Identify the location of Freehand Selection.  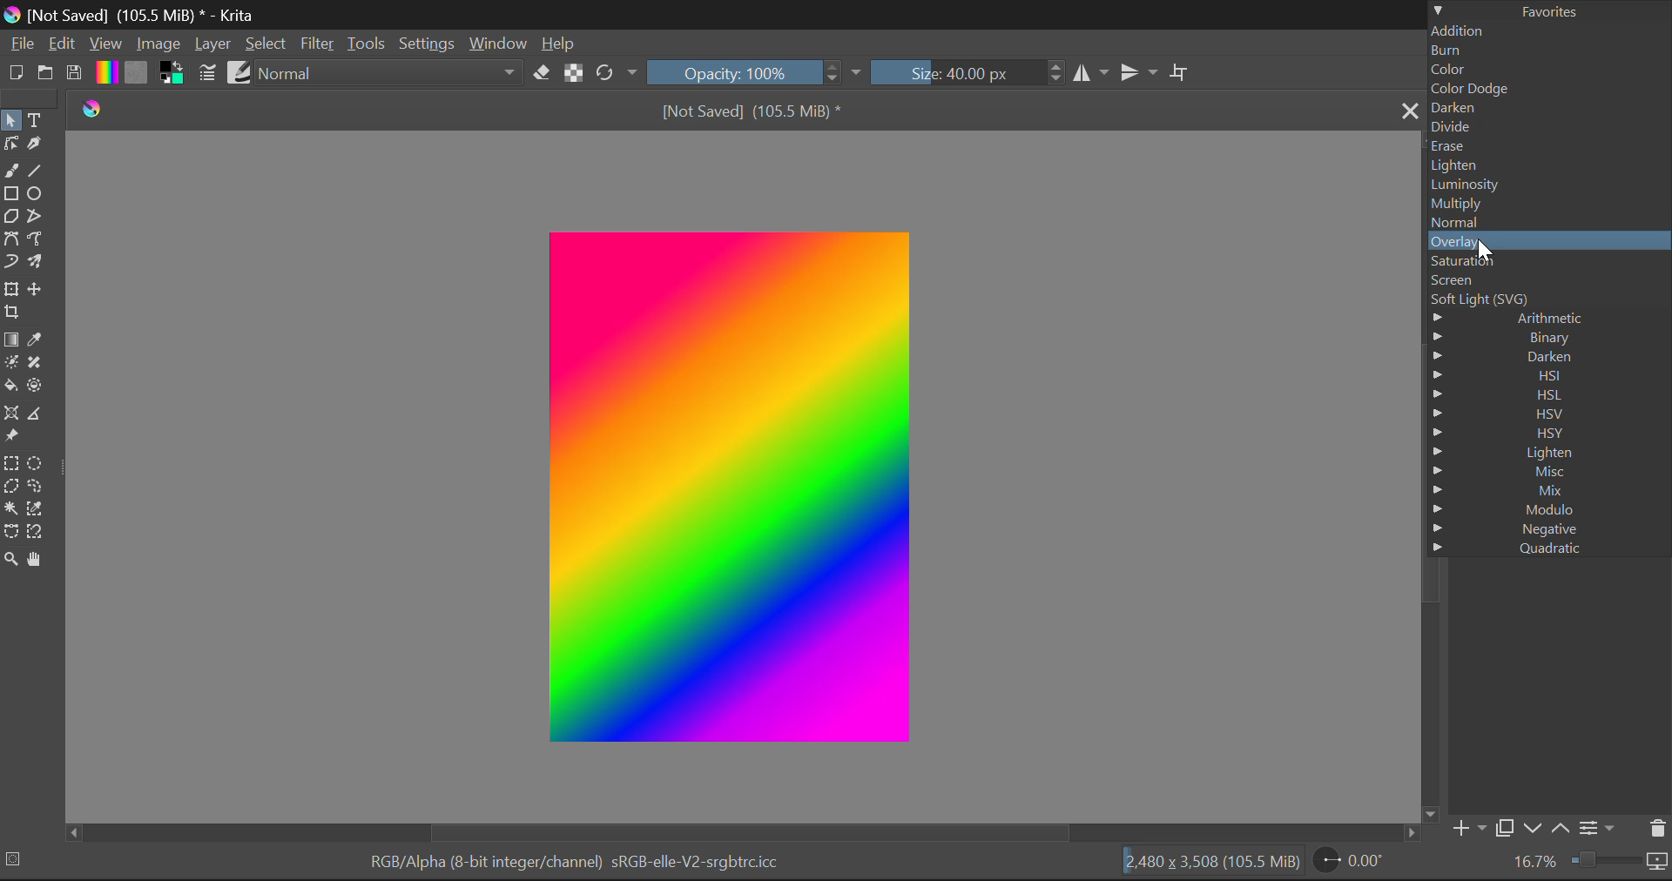
(36, 486).